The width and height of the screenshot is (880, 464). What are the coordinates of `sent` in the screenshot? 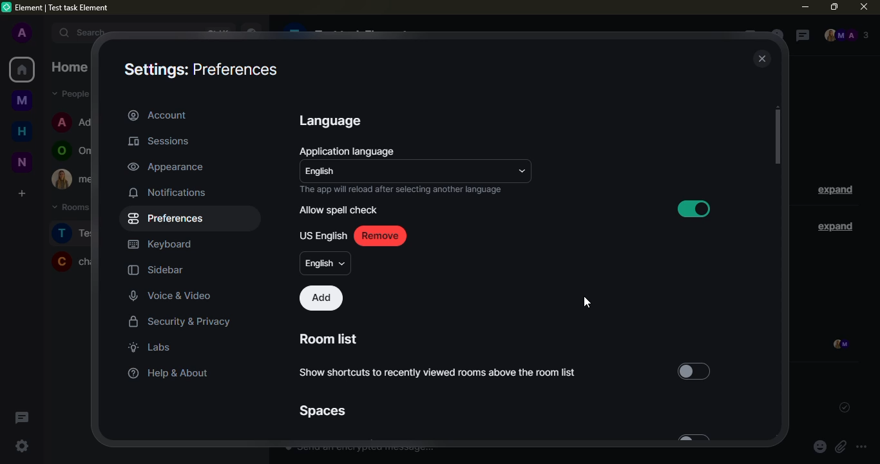 It's located at (841, 407).